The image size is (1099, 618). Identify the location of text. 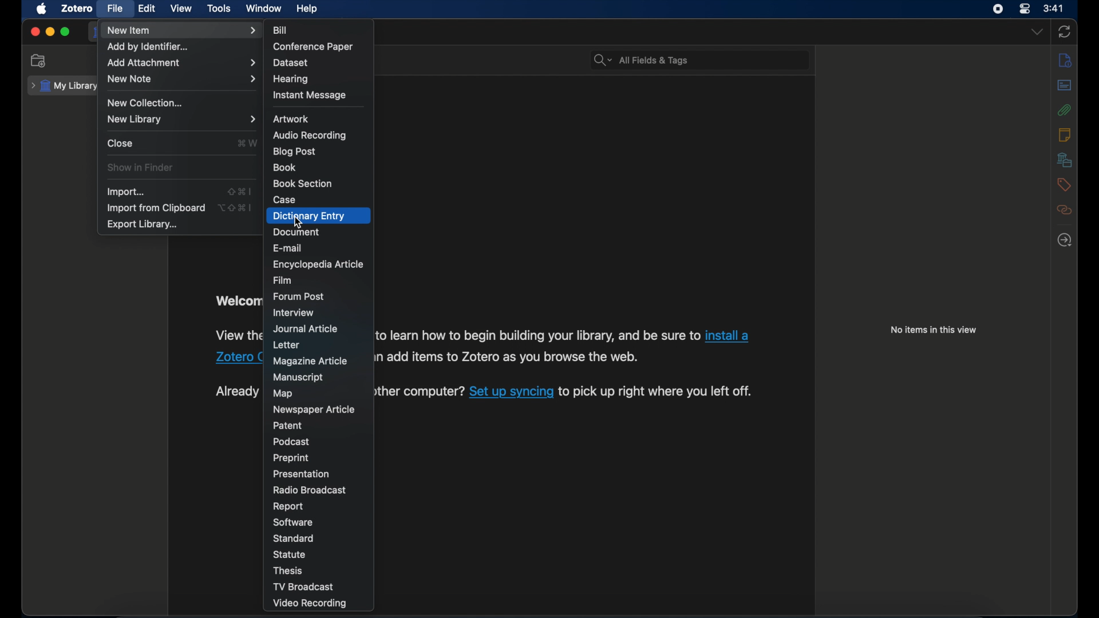
(417, 391).